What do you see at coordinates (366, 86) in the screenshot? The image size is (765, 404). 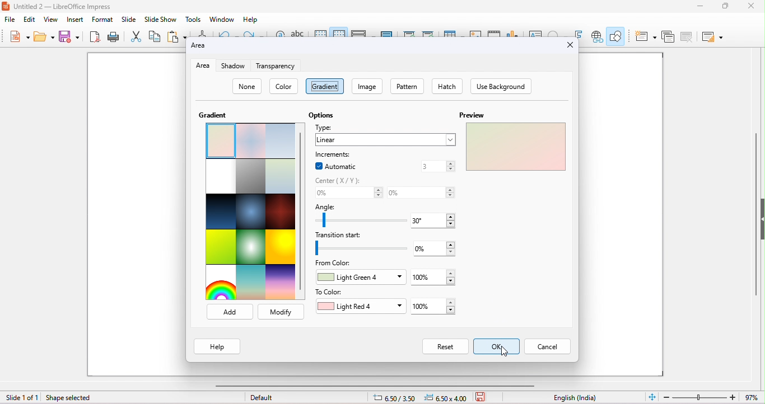 I see `image` at bounding box center [366, 86].